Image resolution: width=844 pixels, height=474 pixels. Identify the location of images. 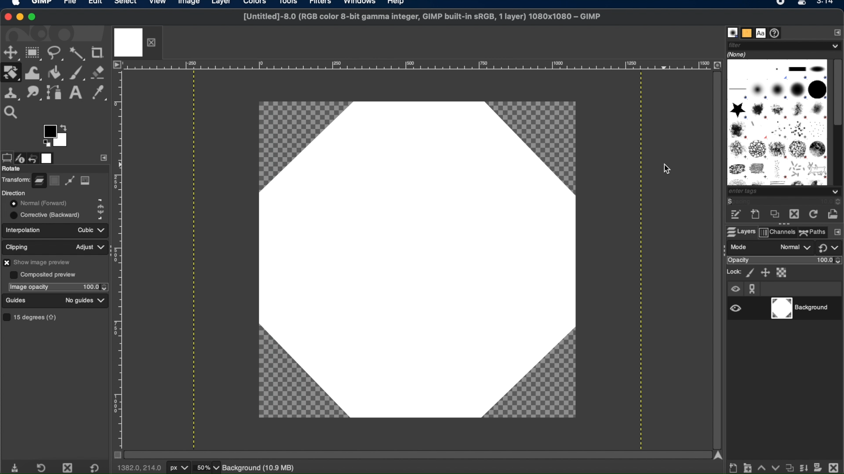
(48, 158).